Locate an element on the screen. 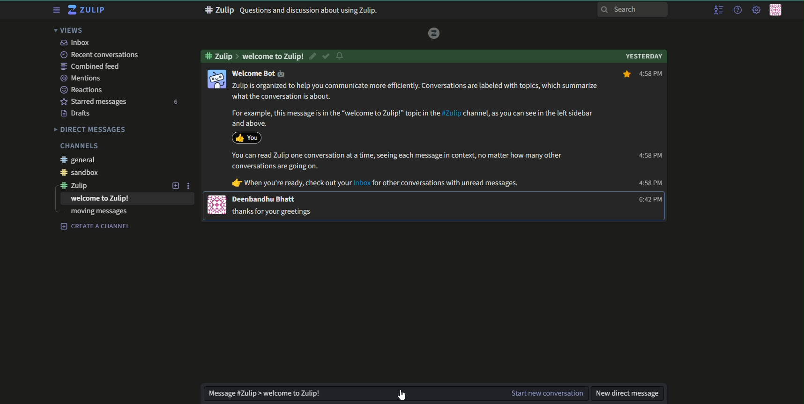 The image size is (804, 404). add is located at coordinates (174, 185).